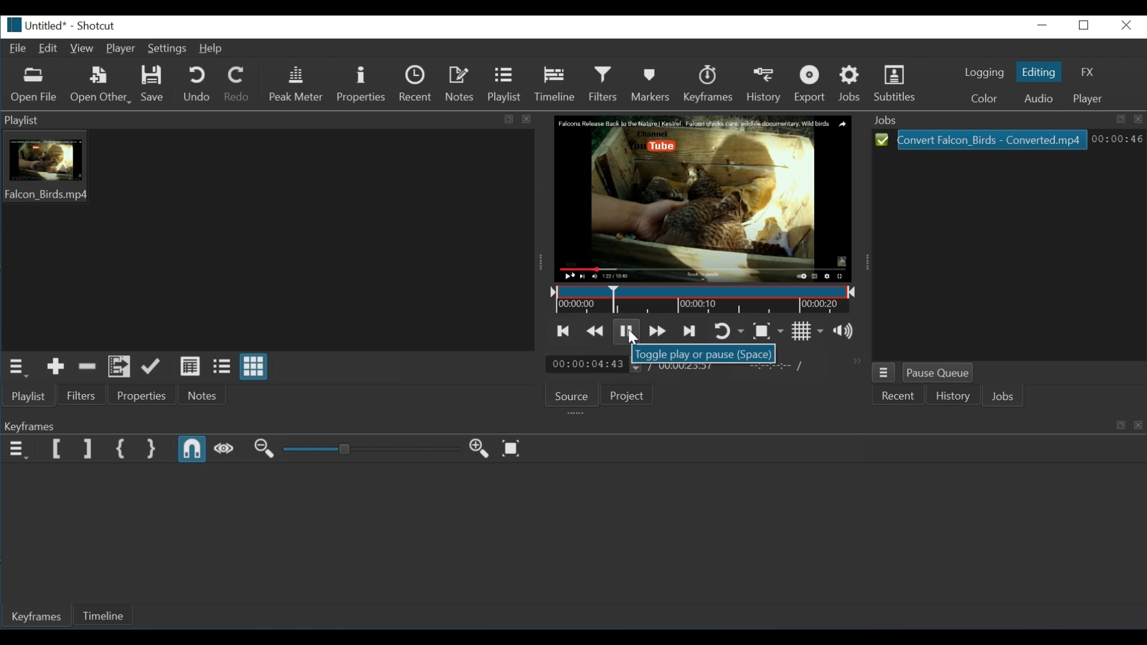  I want to click on View as details, so click(189, 366).